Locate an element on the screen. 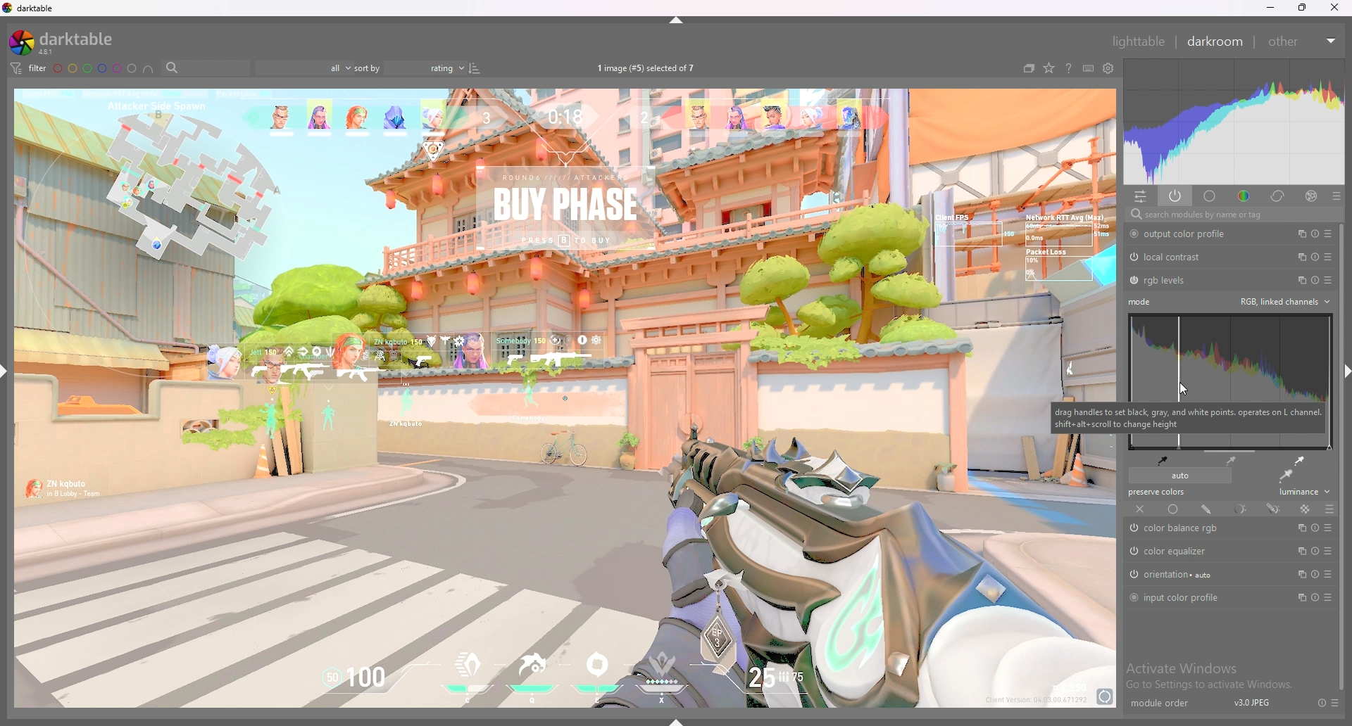 This screenshot has height=726, width=1352. presets is located at coordinates (1328, 280).